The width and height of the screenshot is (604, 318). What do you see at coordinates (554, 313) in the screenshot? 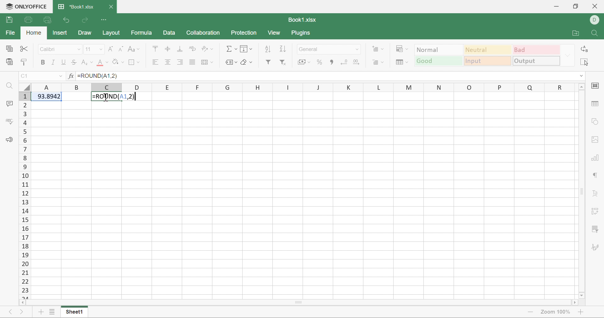
I see `Zoom 100%` at bounding box center [554, 313].